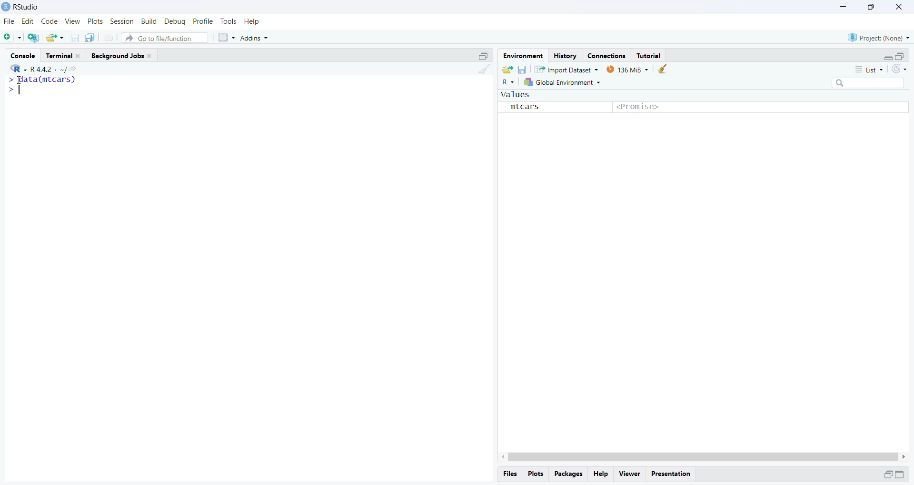 Image resolution: width=914 pixels, height=485 pixels. I want to click on values
mtcars <Promise>, so click(703, 105).